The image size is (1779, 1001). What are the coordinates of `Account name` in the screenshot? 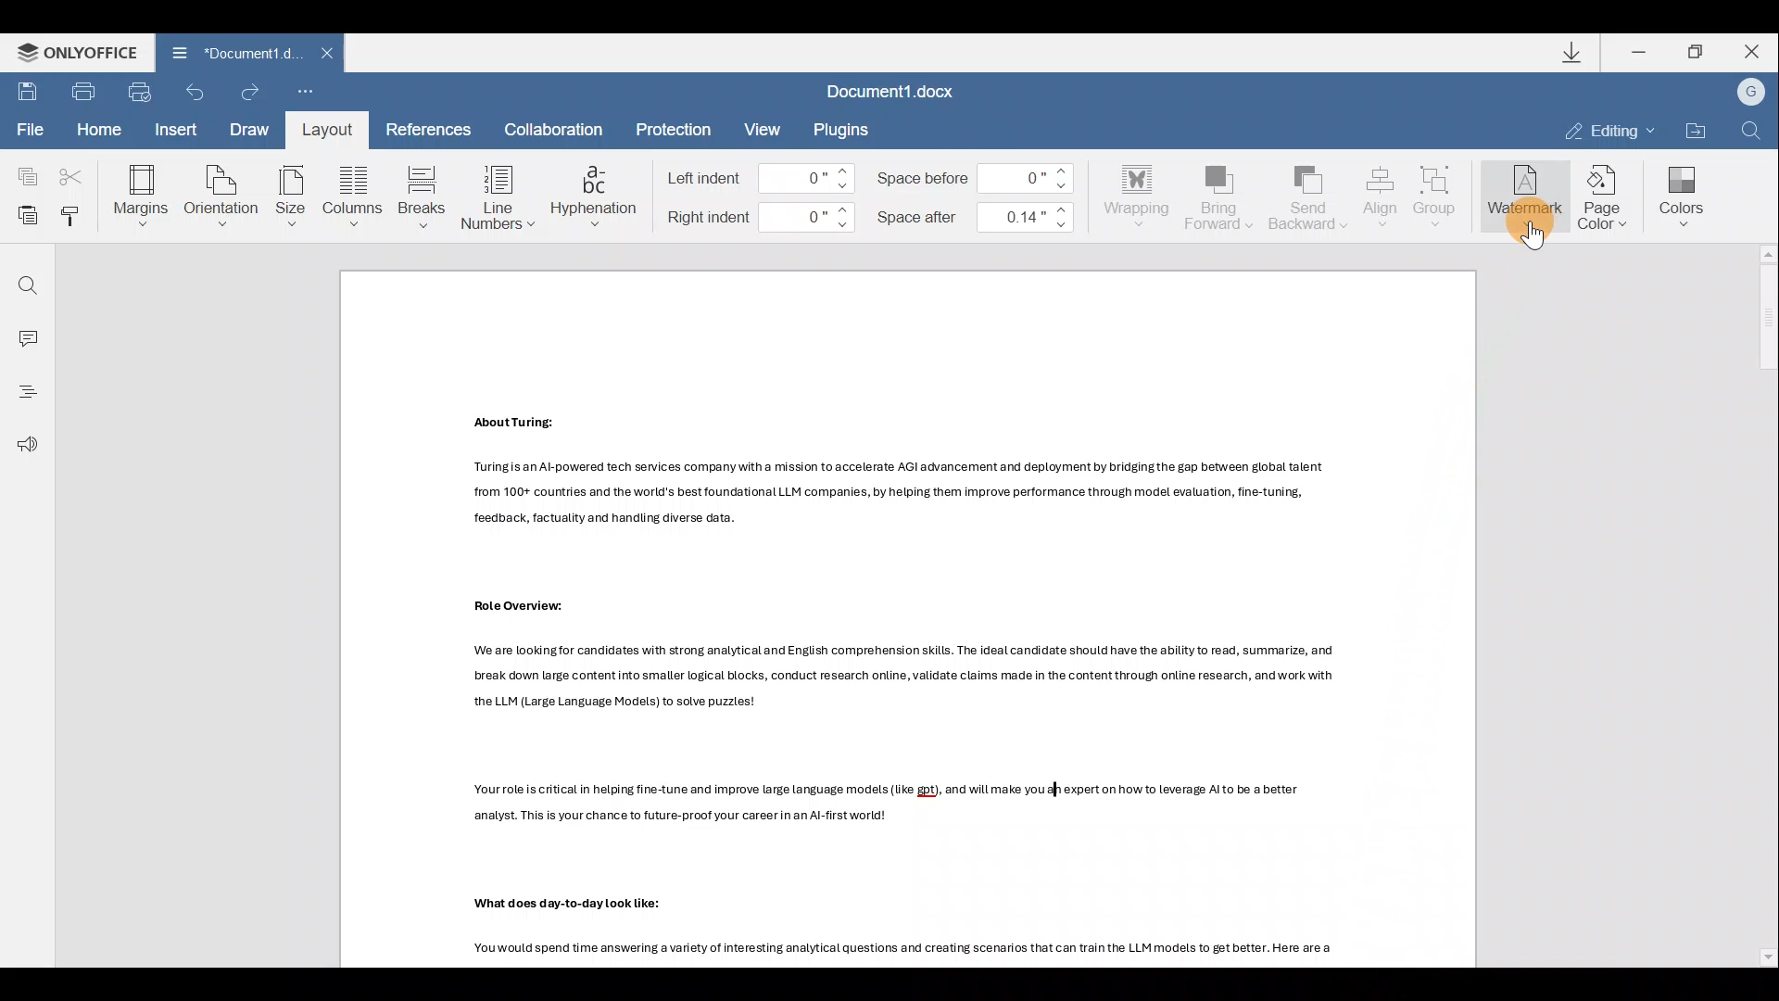 It's located at (1749, 89).